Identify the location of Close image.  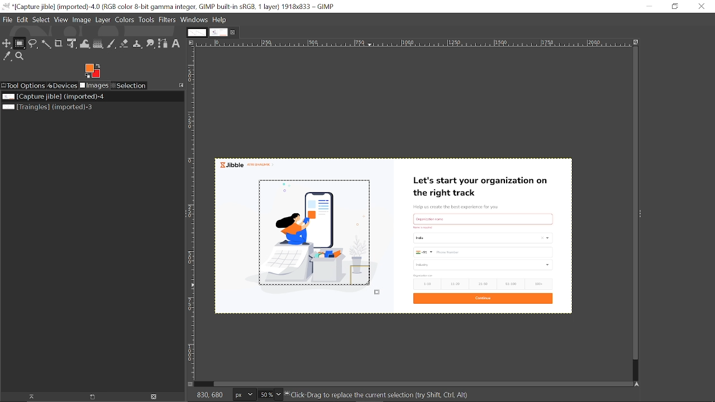
(155, 396).